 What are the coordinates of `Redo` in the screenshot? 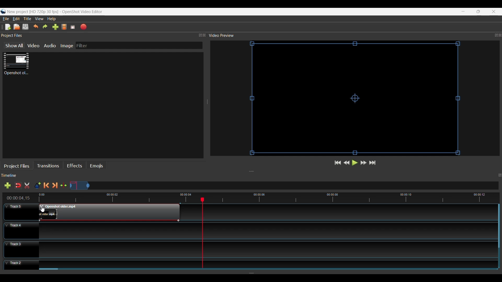 It's located at (45, 27).